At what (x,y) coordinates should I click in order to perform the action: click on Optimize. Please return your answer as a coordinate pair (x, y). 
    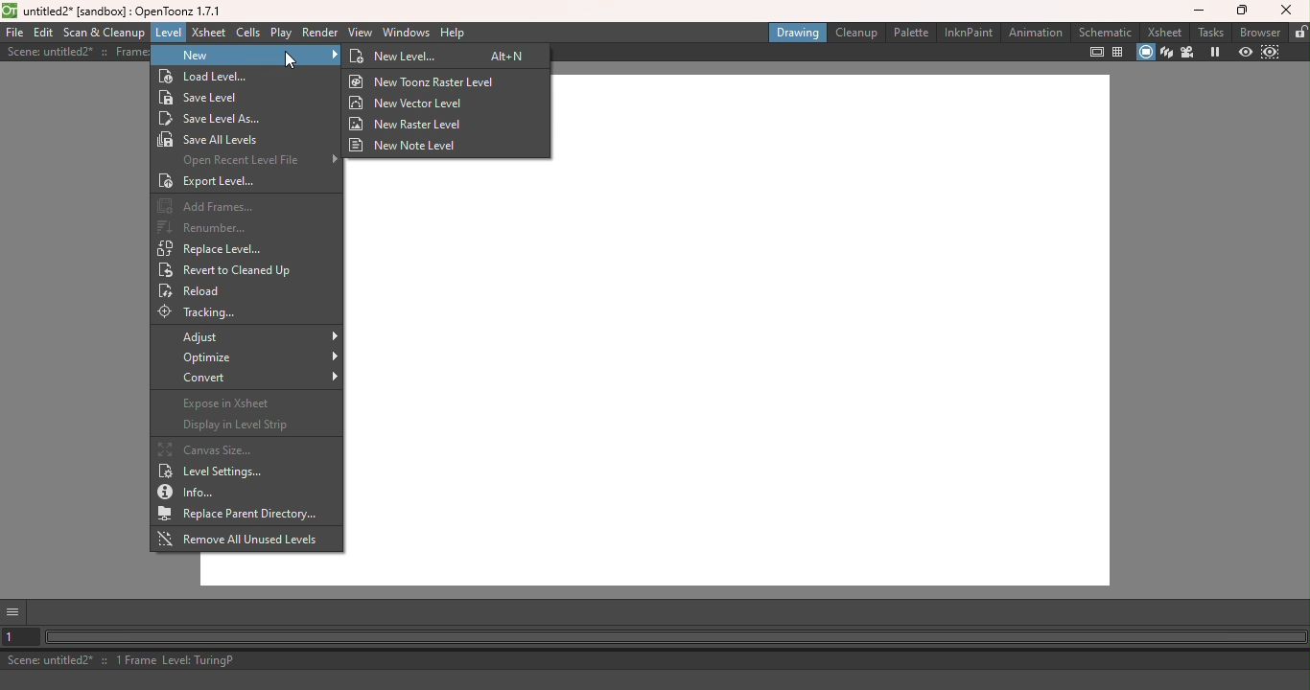
    Looking at the image, I should click on (255, 358).